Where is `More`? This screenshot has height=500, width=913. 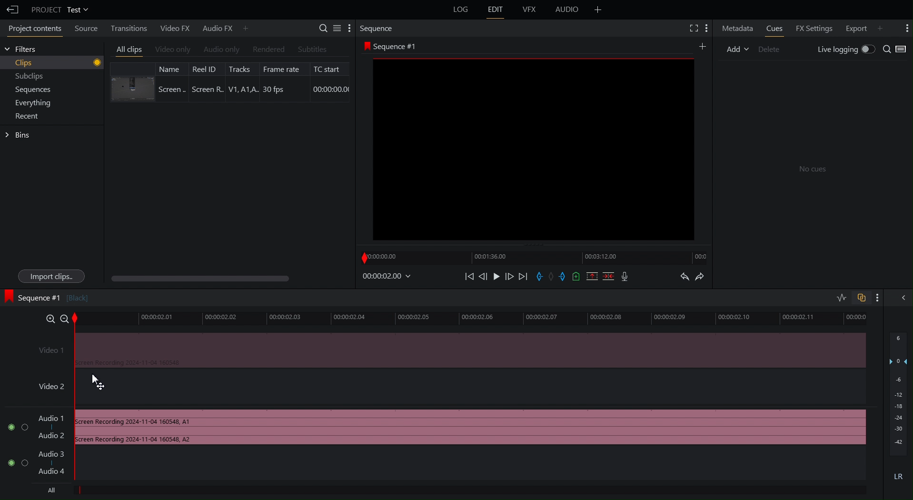 More is located at coordinates (701, 46).